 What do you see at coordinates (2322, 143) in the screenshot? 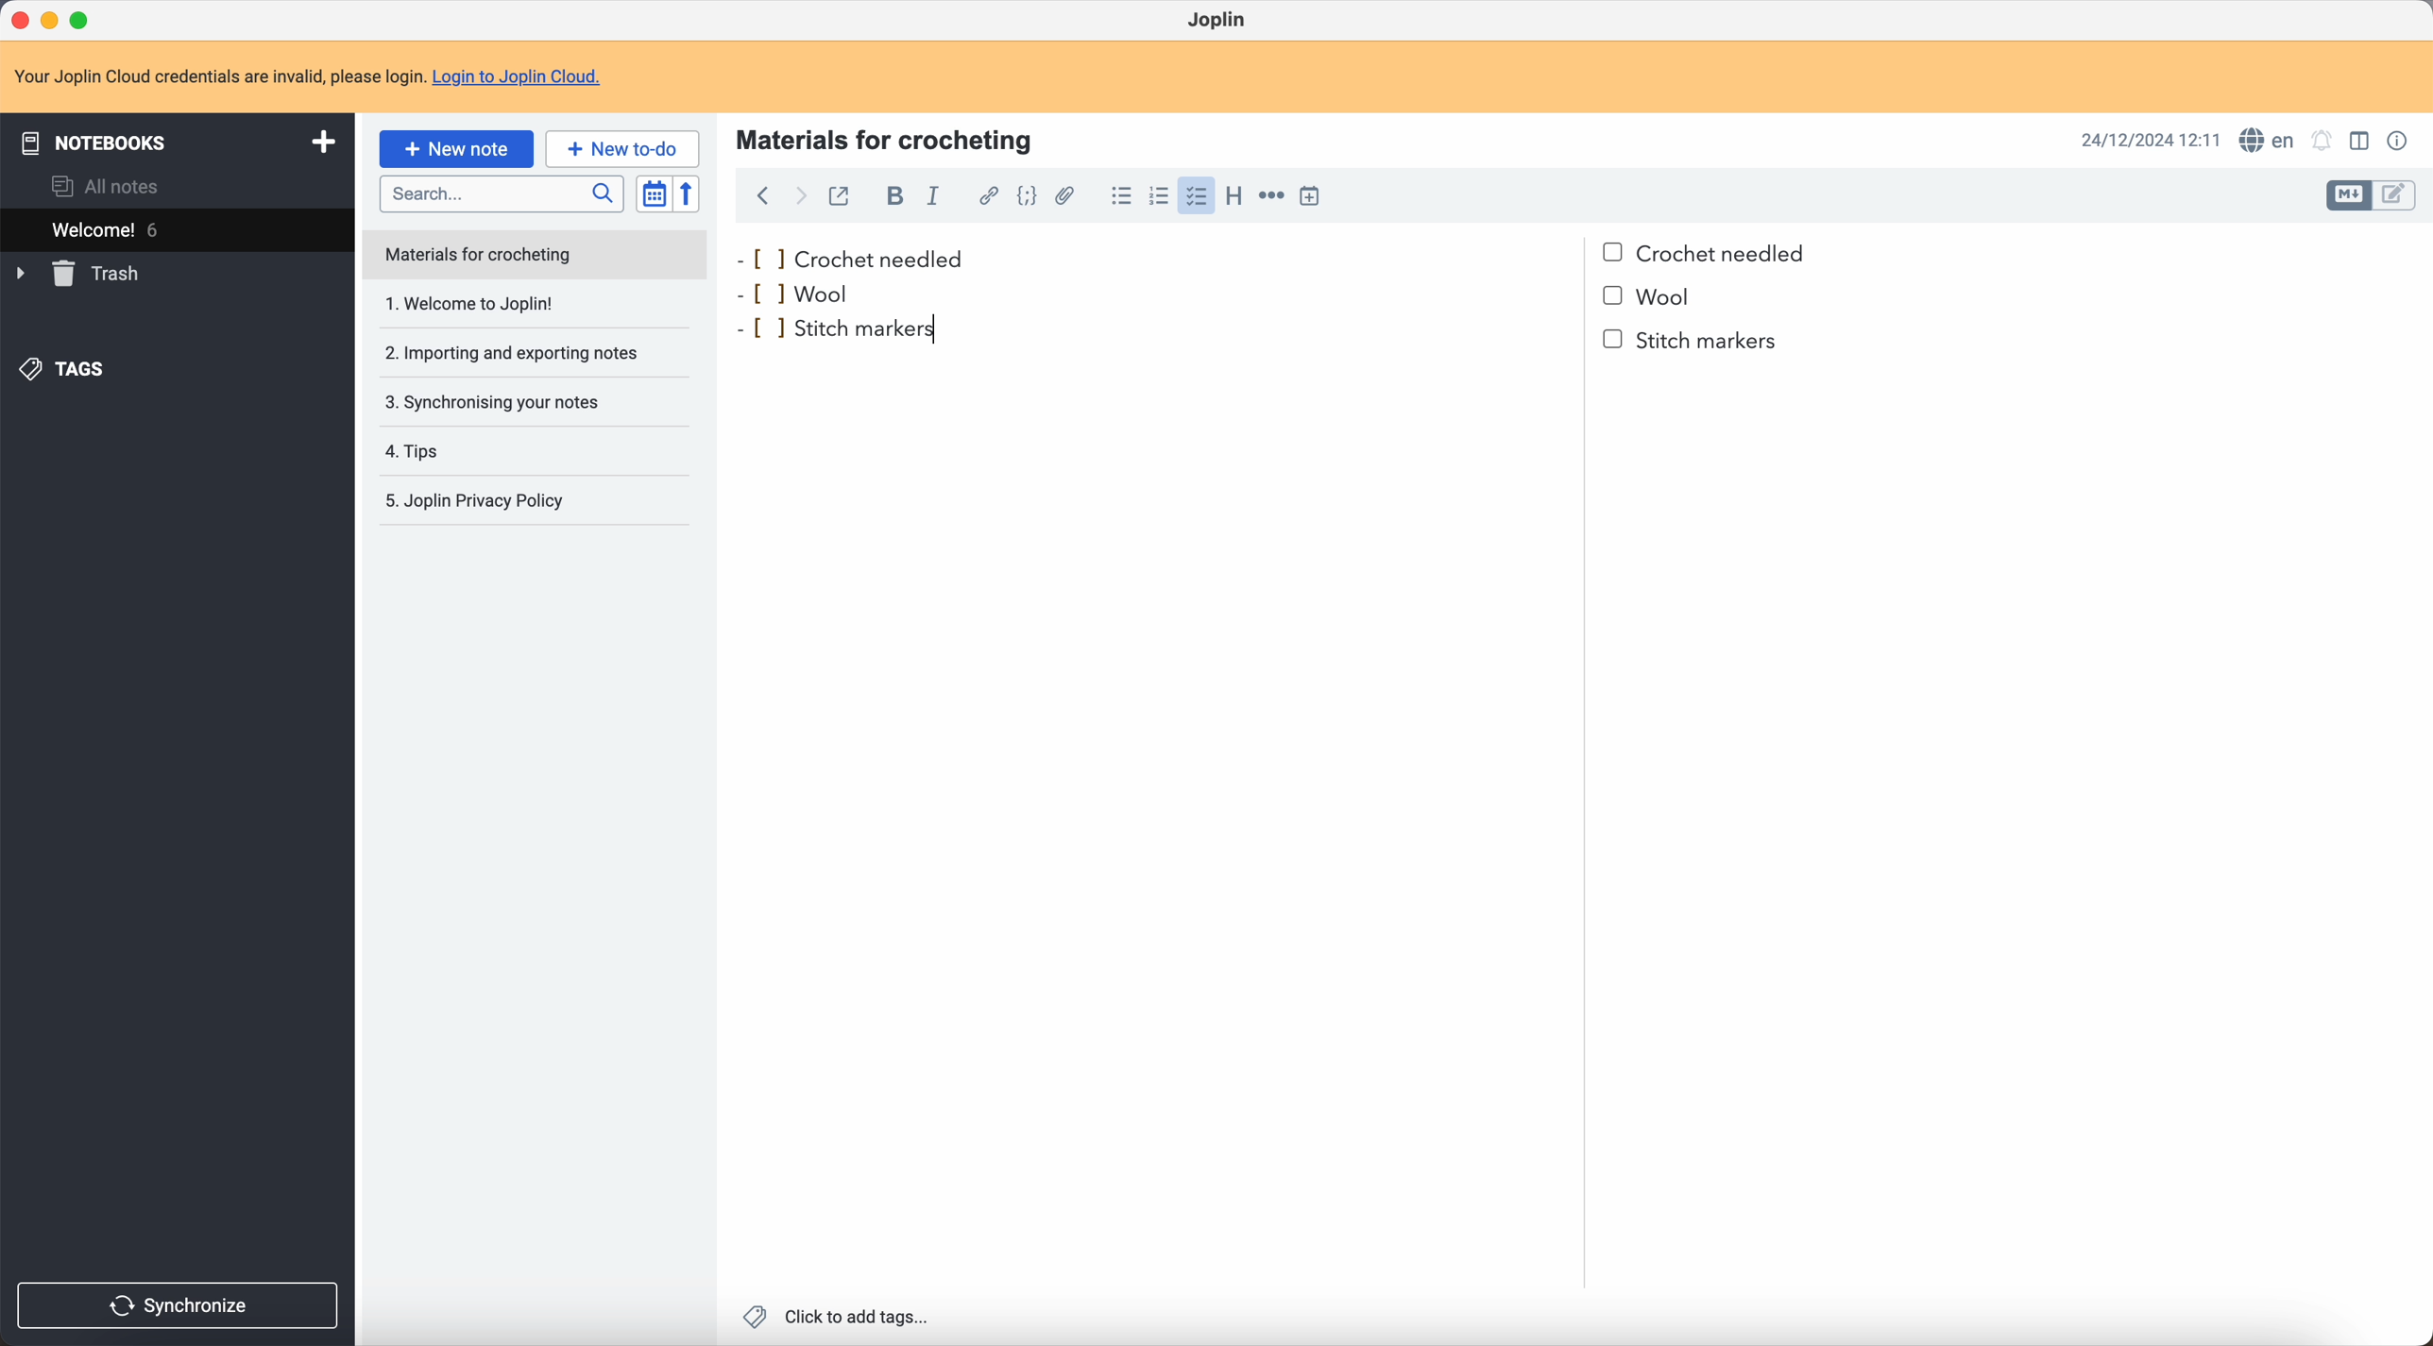
I see `set notificatins` at bounding box center [2322, 143].